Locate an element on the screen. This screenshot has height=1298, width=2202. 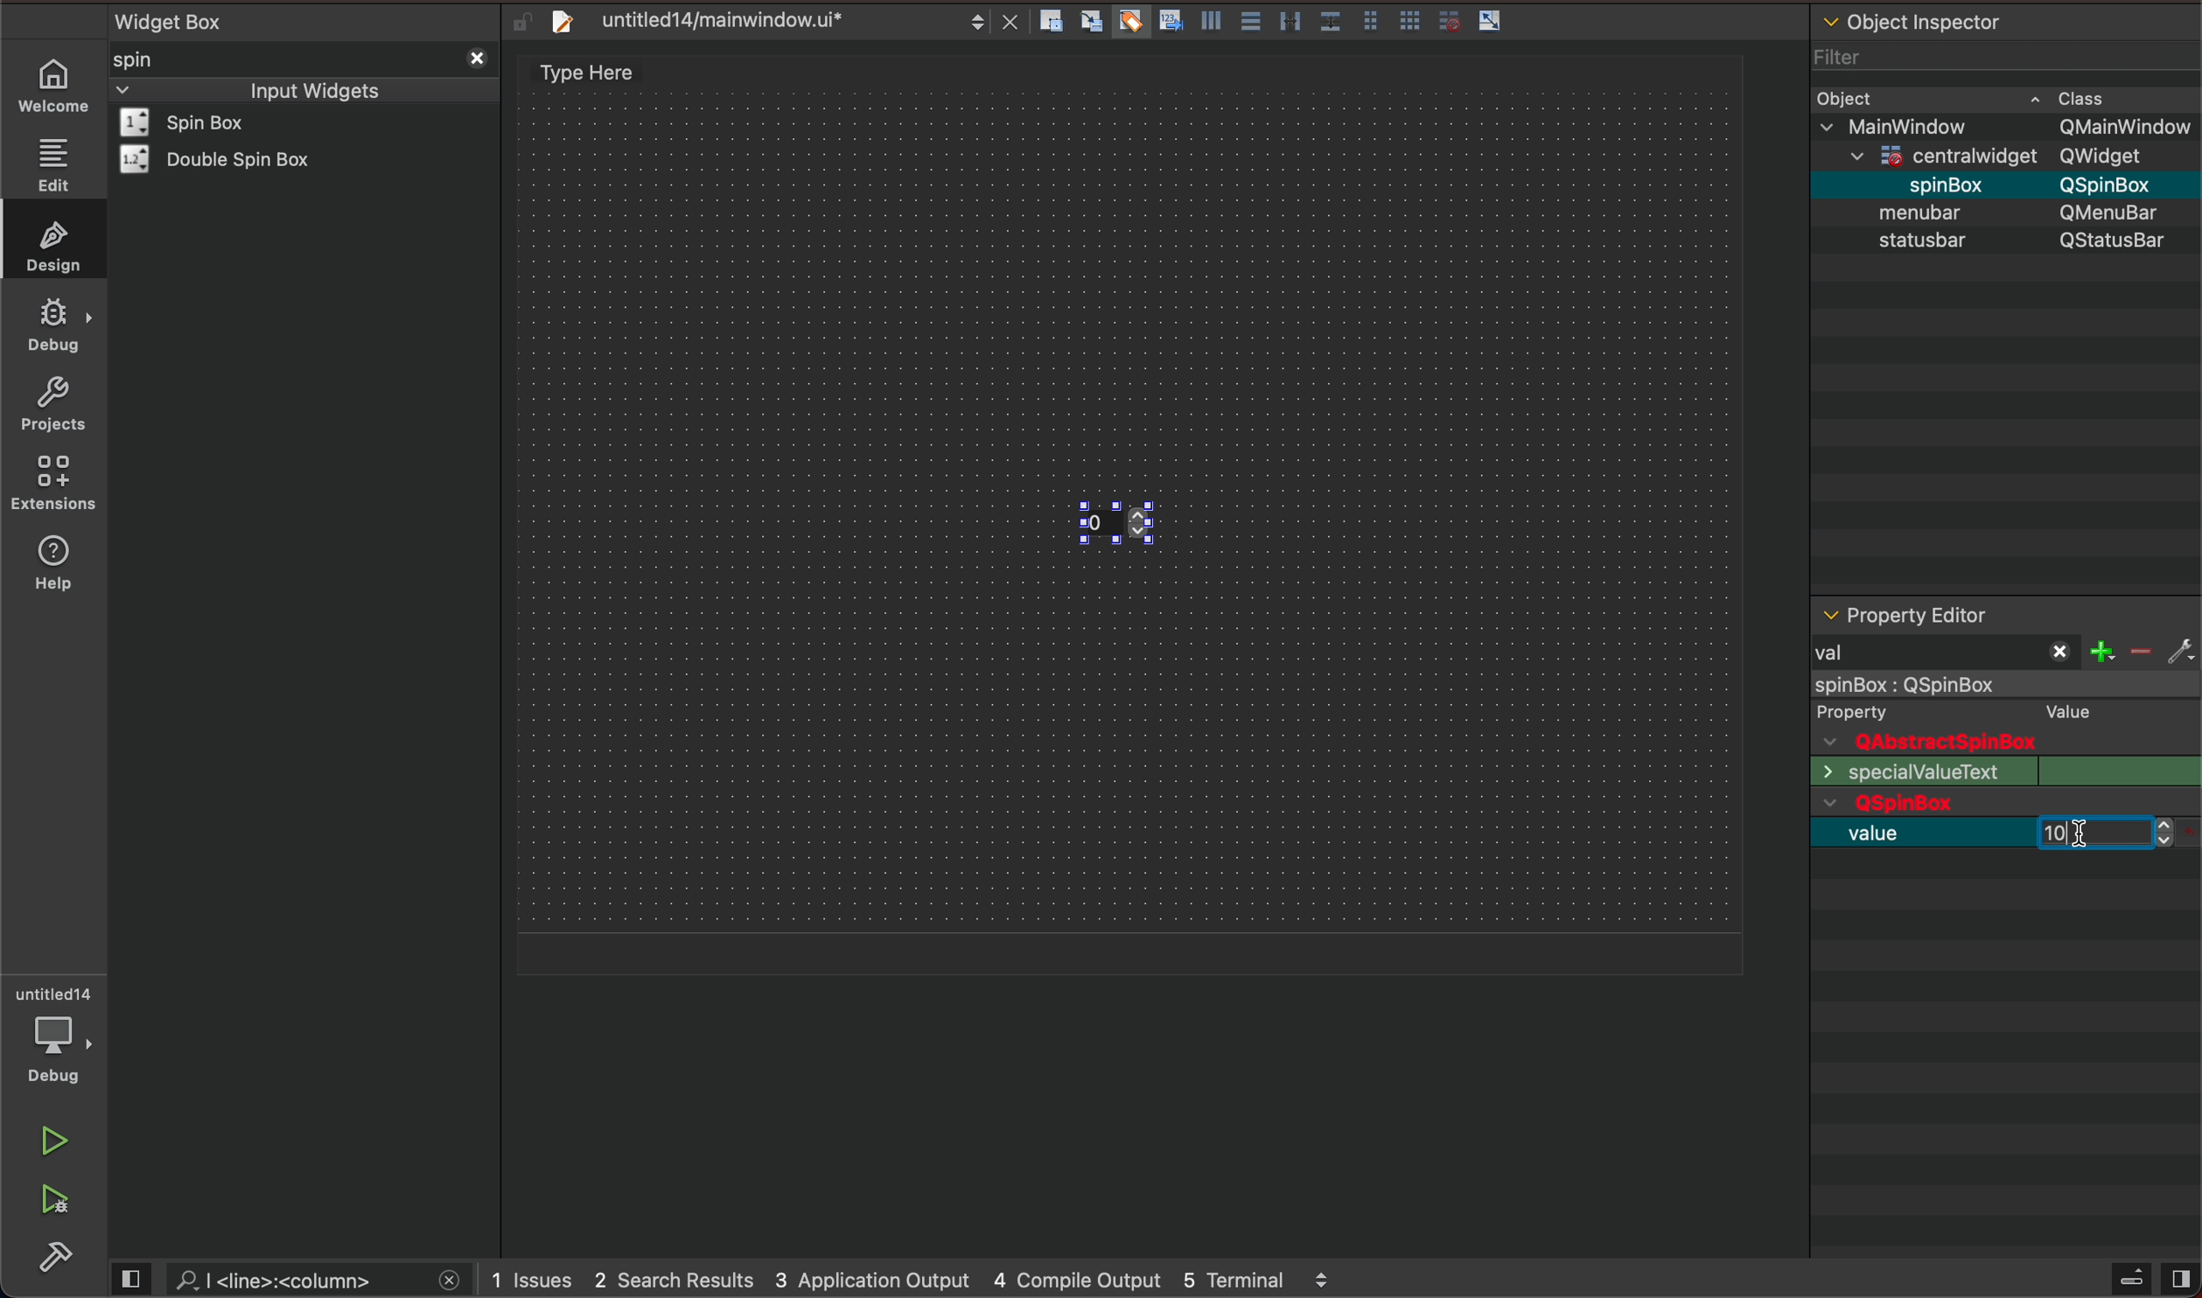
edit is located at coordinates (52, 164).